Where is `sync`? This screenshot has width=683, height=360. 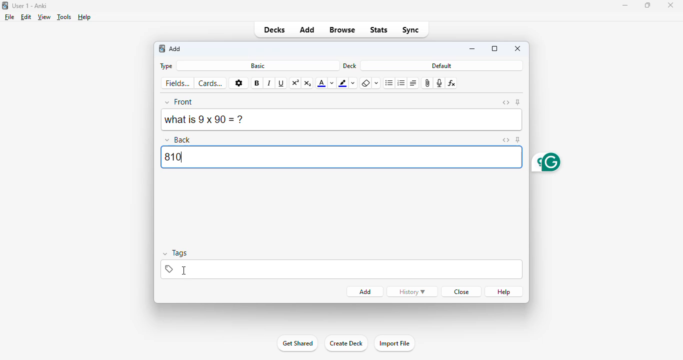 sync is located at coordinates (411, 29).